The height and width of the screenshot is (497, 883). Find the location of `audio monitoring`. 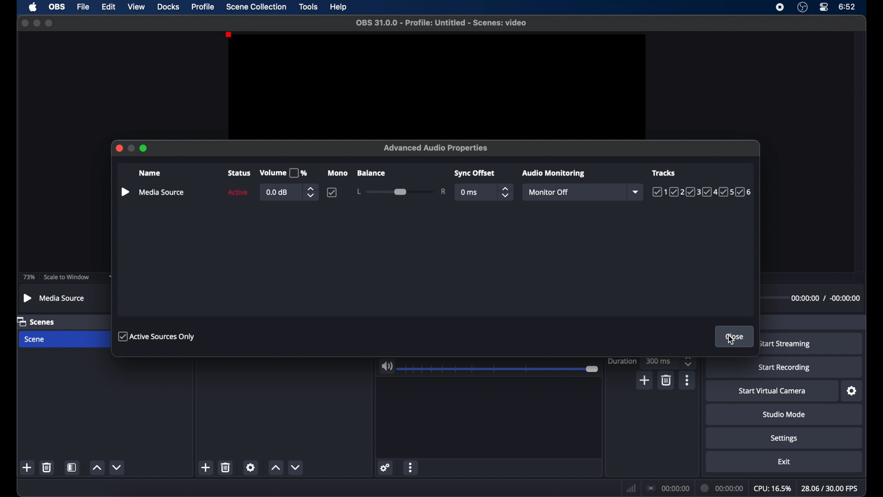

audio monitoring is located at coordinates (554, 173).